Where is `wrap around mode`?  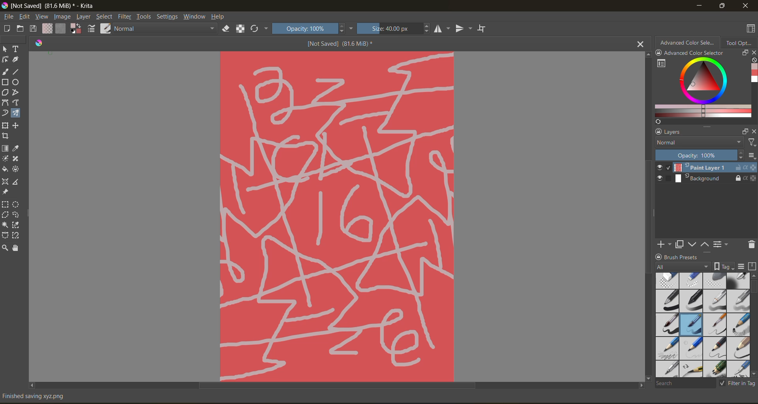 wrap around mode is located at coordinates (484, 28).